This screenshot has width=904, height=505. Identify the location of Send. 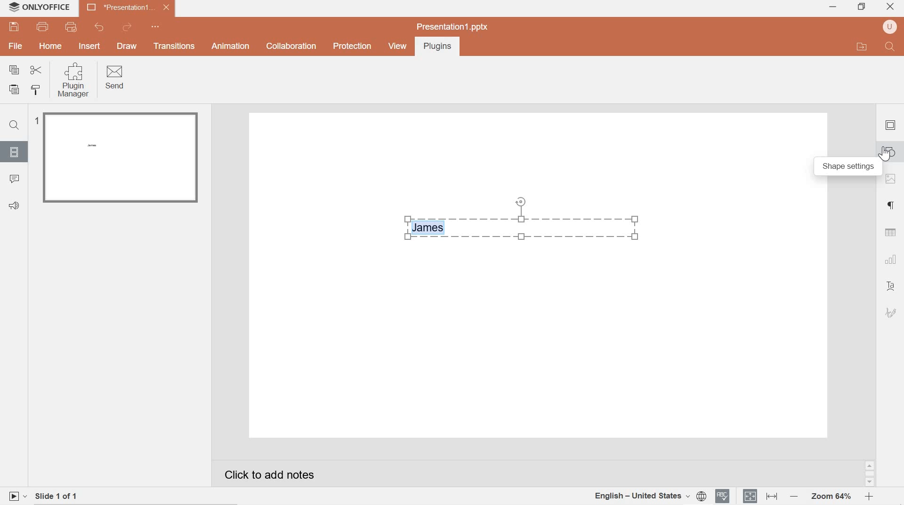
(116, 78).